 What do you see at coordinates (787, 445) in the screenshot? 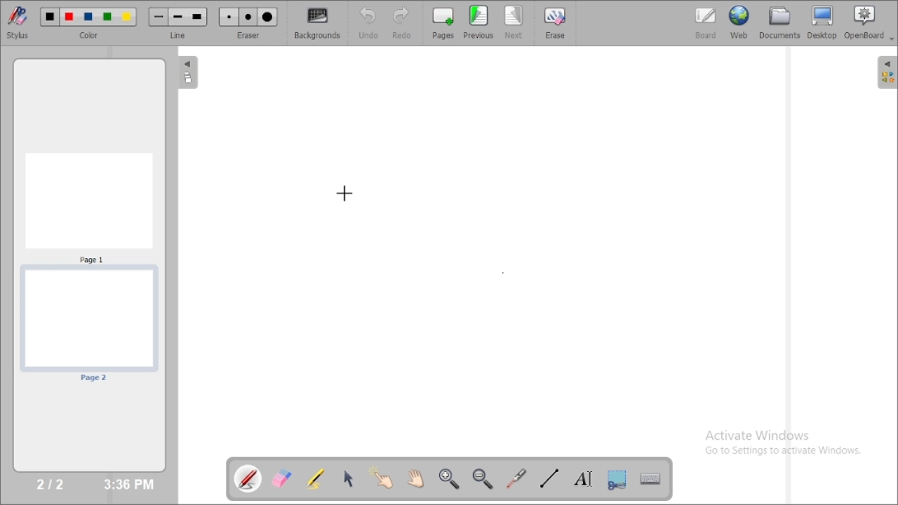
I see `Activate Windows
Go to Settings to activate Windows.` at bounding box center [787, 445].